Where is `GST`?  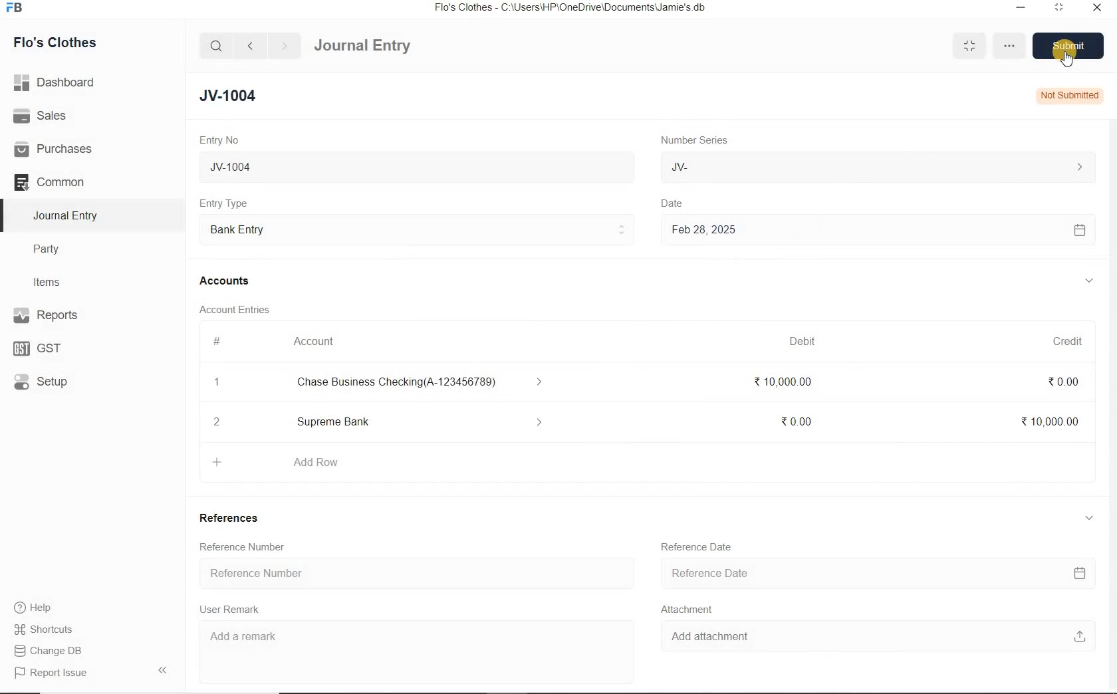 GST is located at coordinates (43, 347).